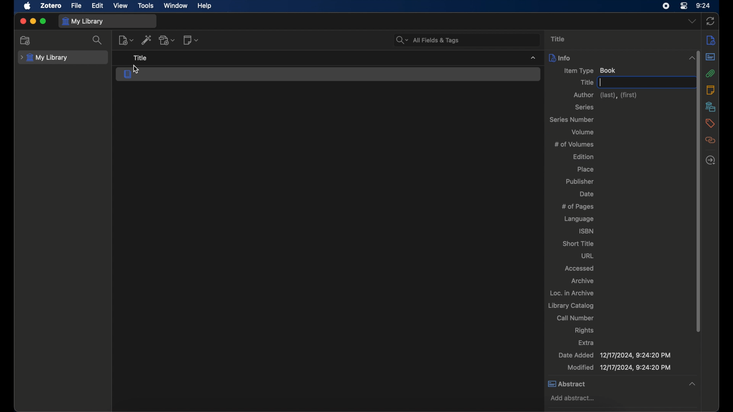  Describe the element at coordinates (666, 6) in the screenshot. I see `screen recorder` at that location.